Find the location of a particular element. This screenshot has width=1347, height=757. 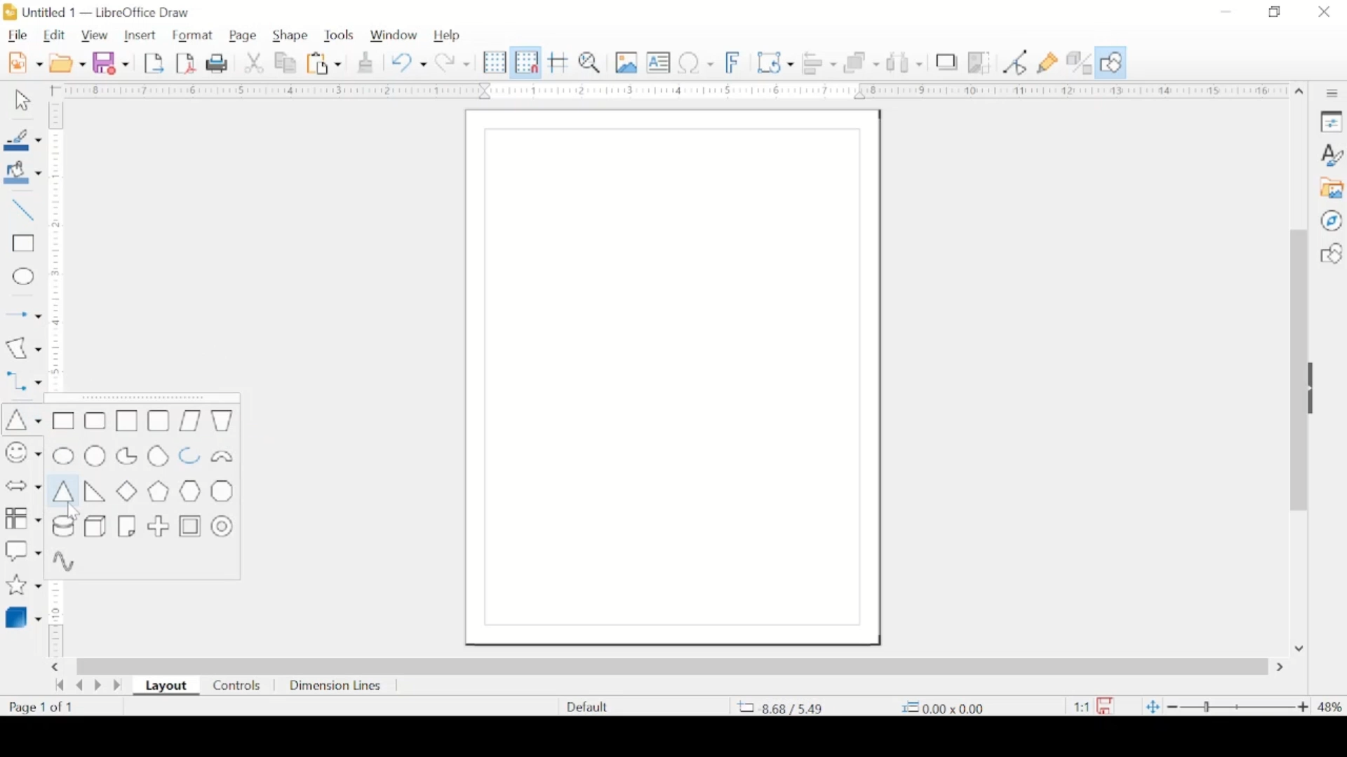

page is located at coordinates (245, 34).